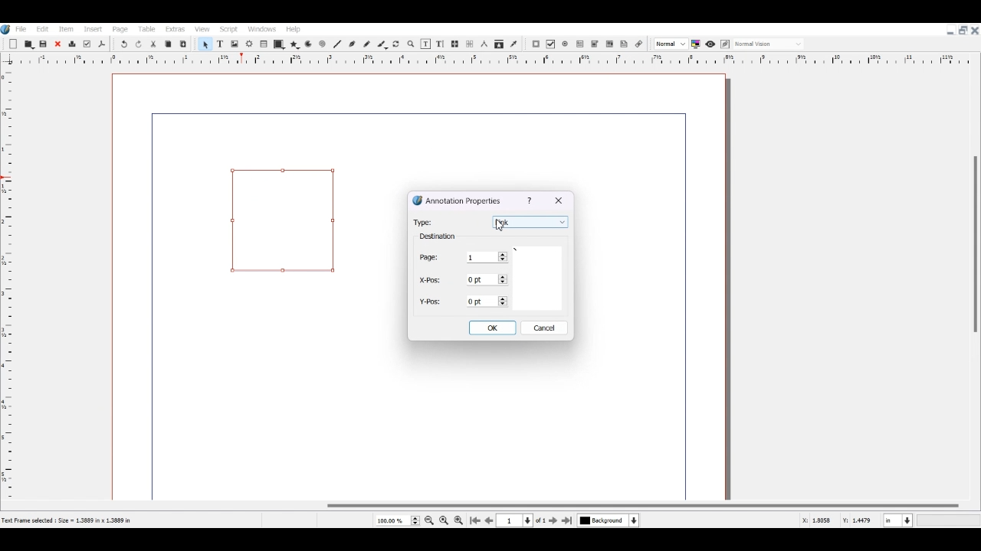 The height and width of the screenshot is (551, 981). I want to click on Zoom in or out, so click(410, 44).